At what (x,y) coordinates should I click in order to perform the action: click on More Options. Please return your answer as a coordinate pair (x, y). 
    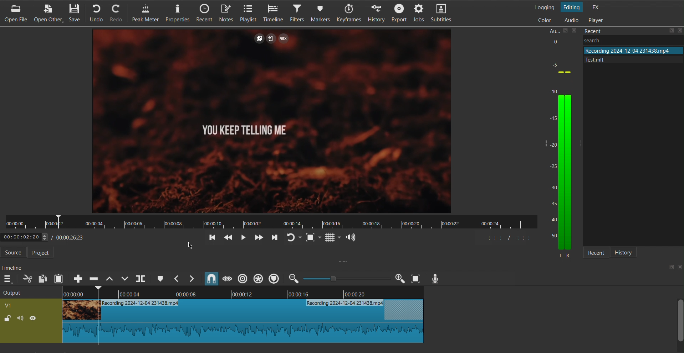
    Looking at the image, I should click on (9, 278).